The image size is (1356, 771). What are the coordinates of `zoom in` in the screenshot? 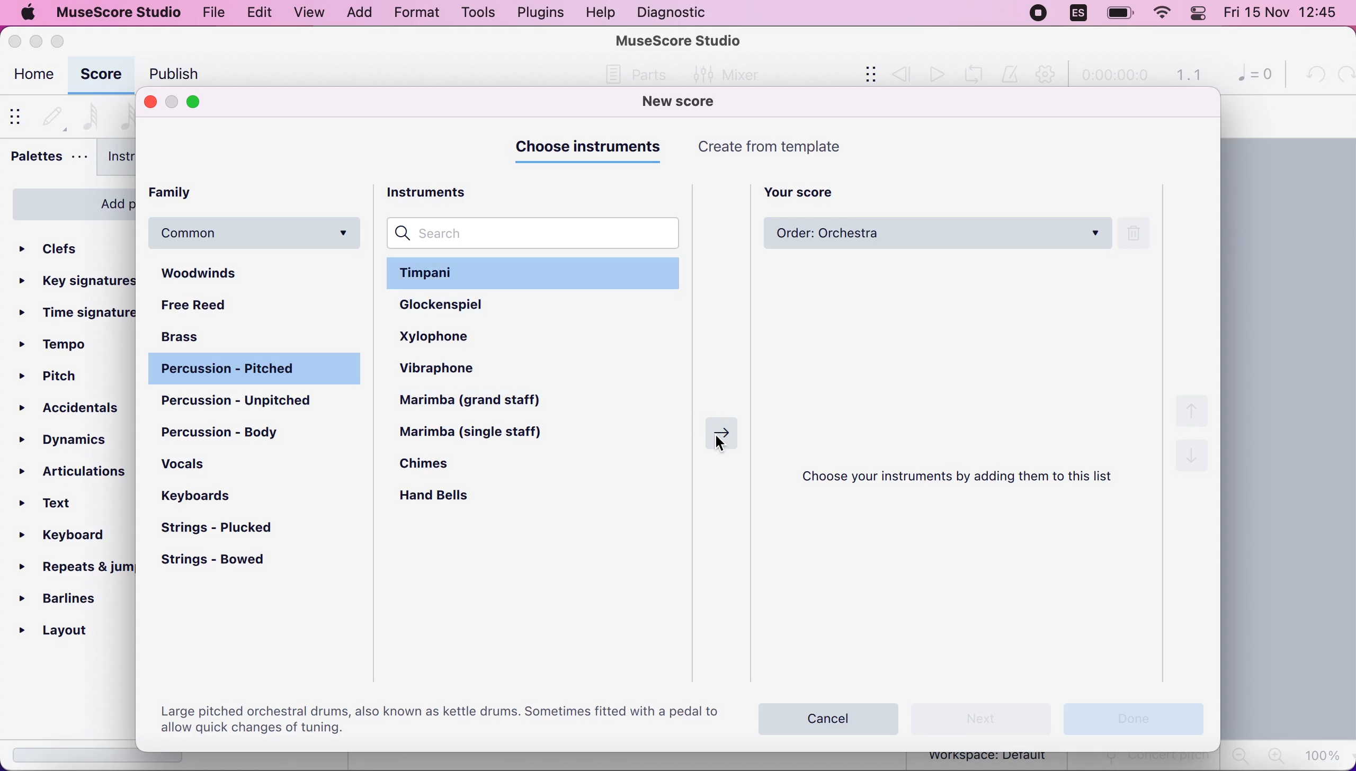 It's located at (1274, 756).